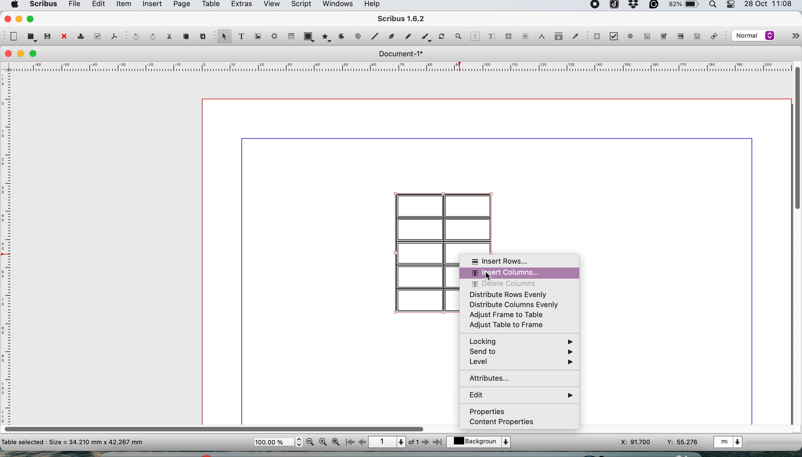 Image resolution: width=802 pixels, height=457 pixels. Describe the element at coordinates (374, 36) in the screenshot. I see `line` at that location.